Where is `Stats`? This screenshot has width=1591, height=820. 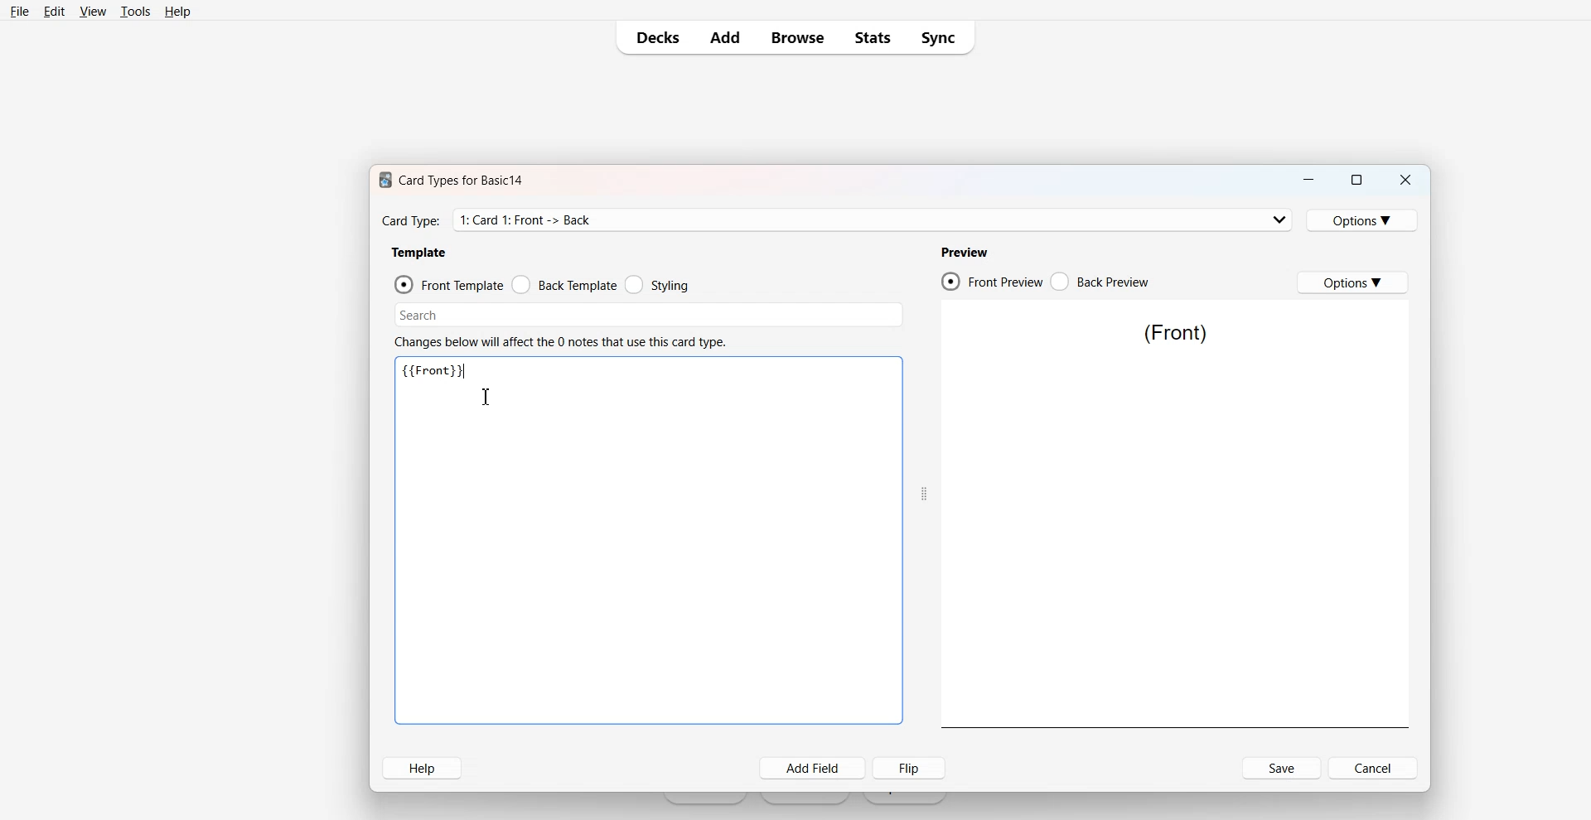 Stats is located at coordinates (872, 37).